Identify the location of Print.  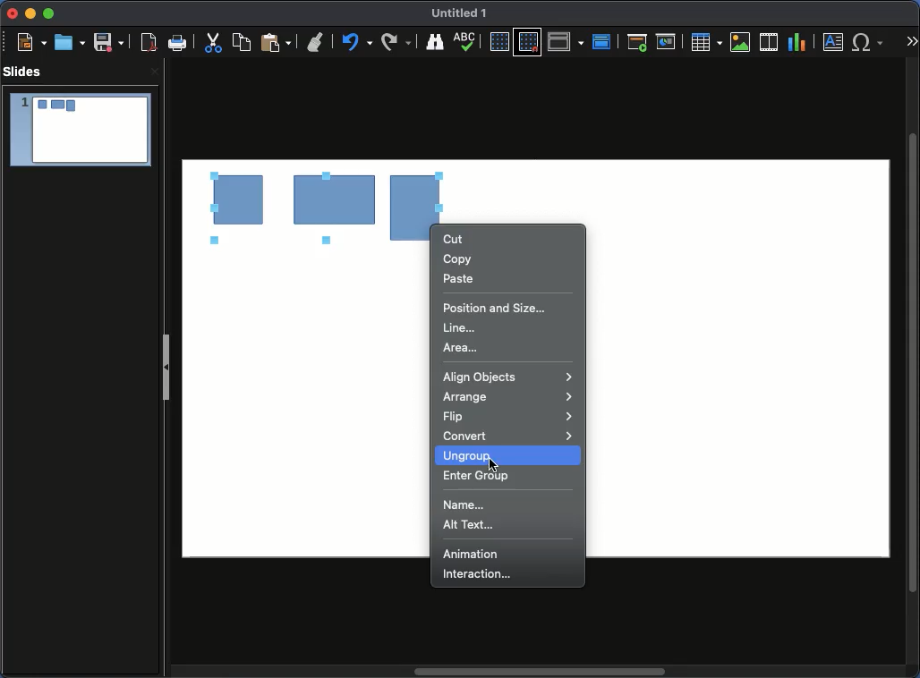
(177, 41).